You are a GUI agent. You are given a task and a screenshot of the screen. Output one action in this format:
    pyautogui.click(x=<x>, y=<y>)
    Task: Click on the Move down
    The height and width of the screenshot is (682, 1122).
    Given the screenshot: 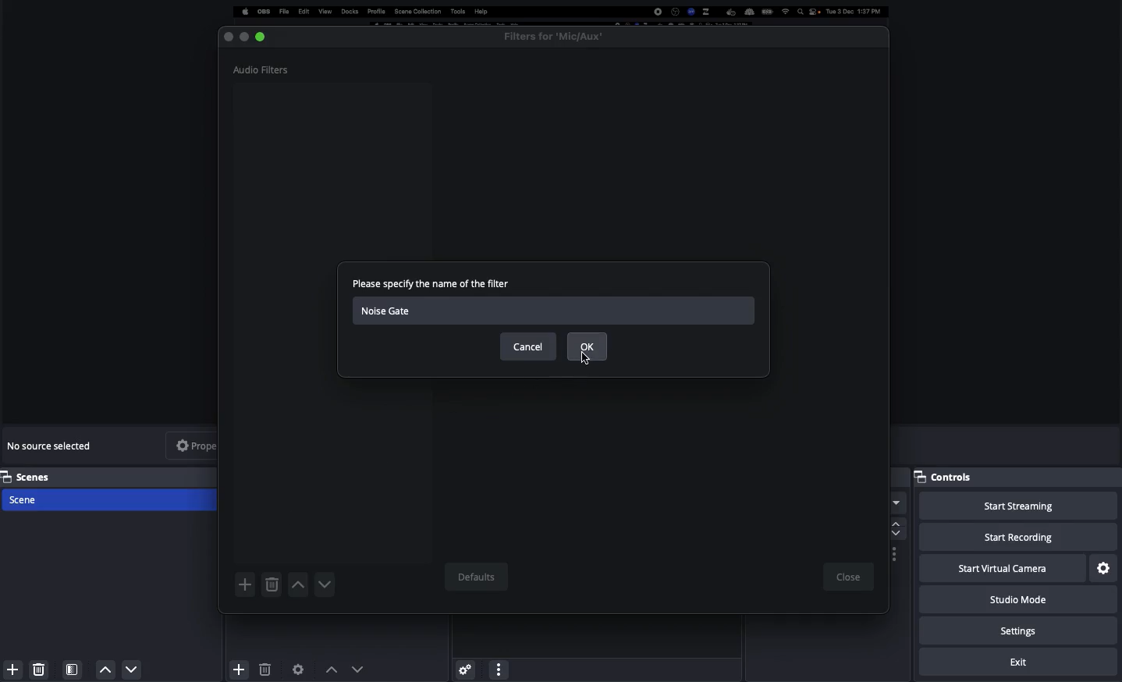 What is the action you would take?
    pyautogui.click(x=358, y=669)
    